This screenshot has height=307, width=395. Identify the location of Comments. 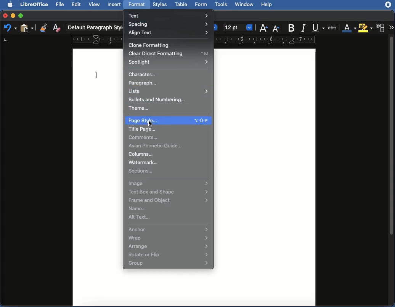
(145, 138).